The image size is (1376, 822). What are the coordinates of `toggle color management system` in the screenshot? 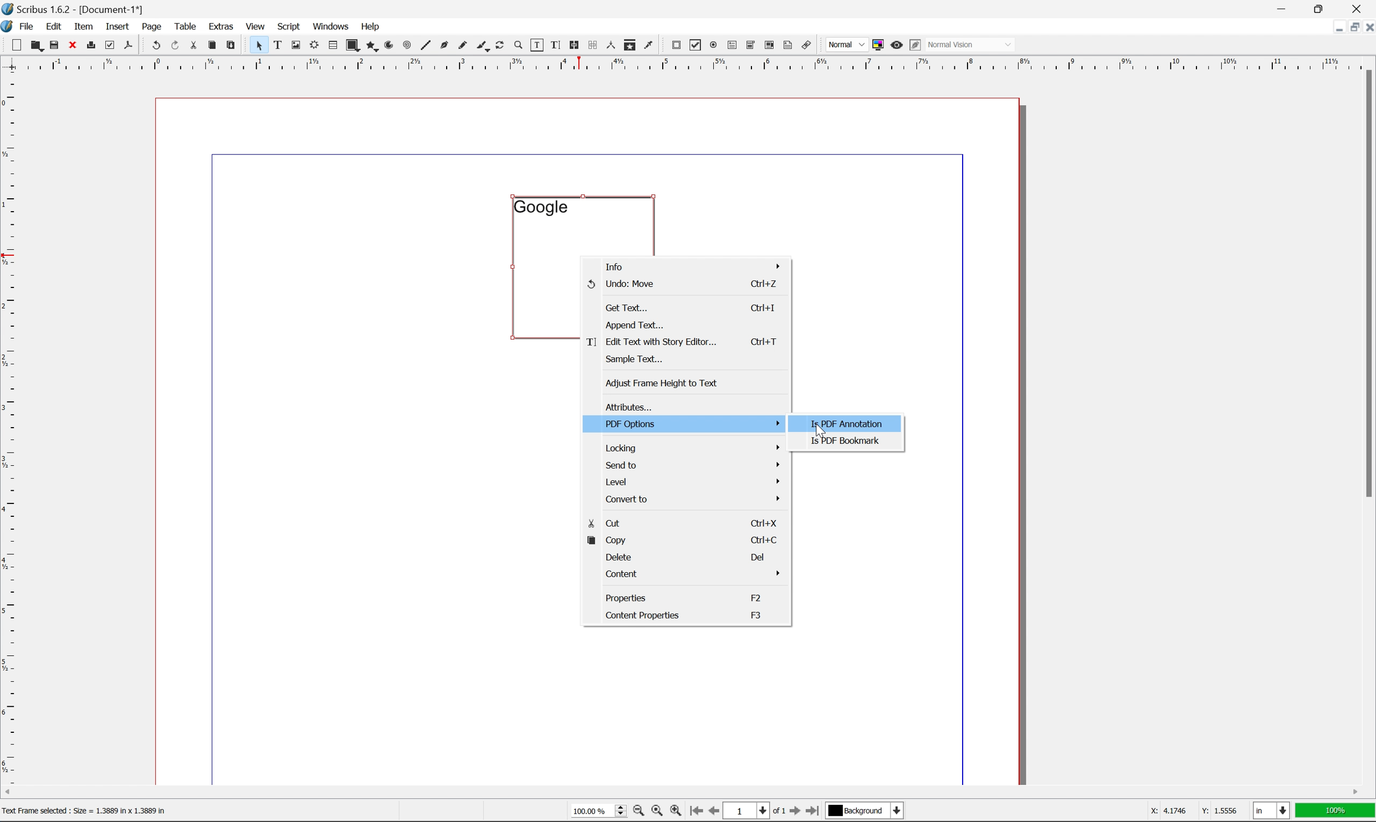 It's located at (876, 44).